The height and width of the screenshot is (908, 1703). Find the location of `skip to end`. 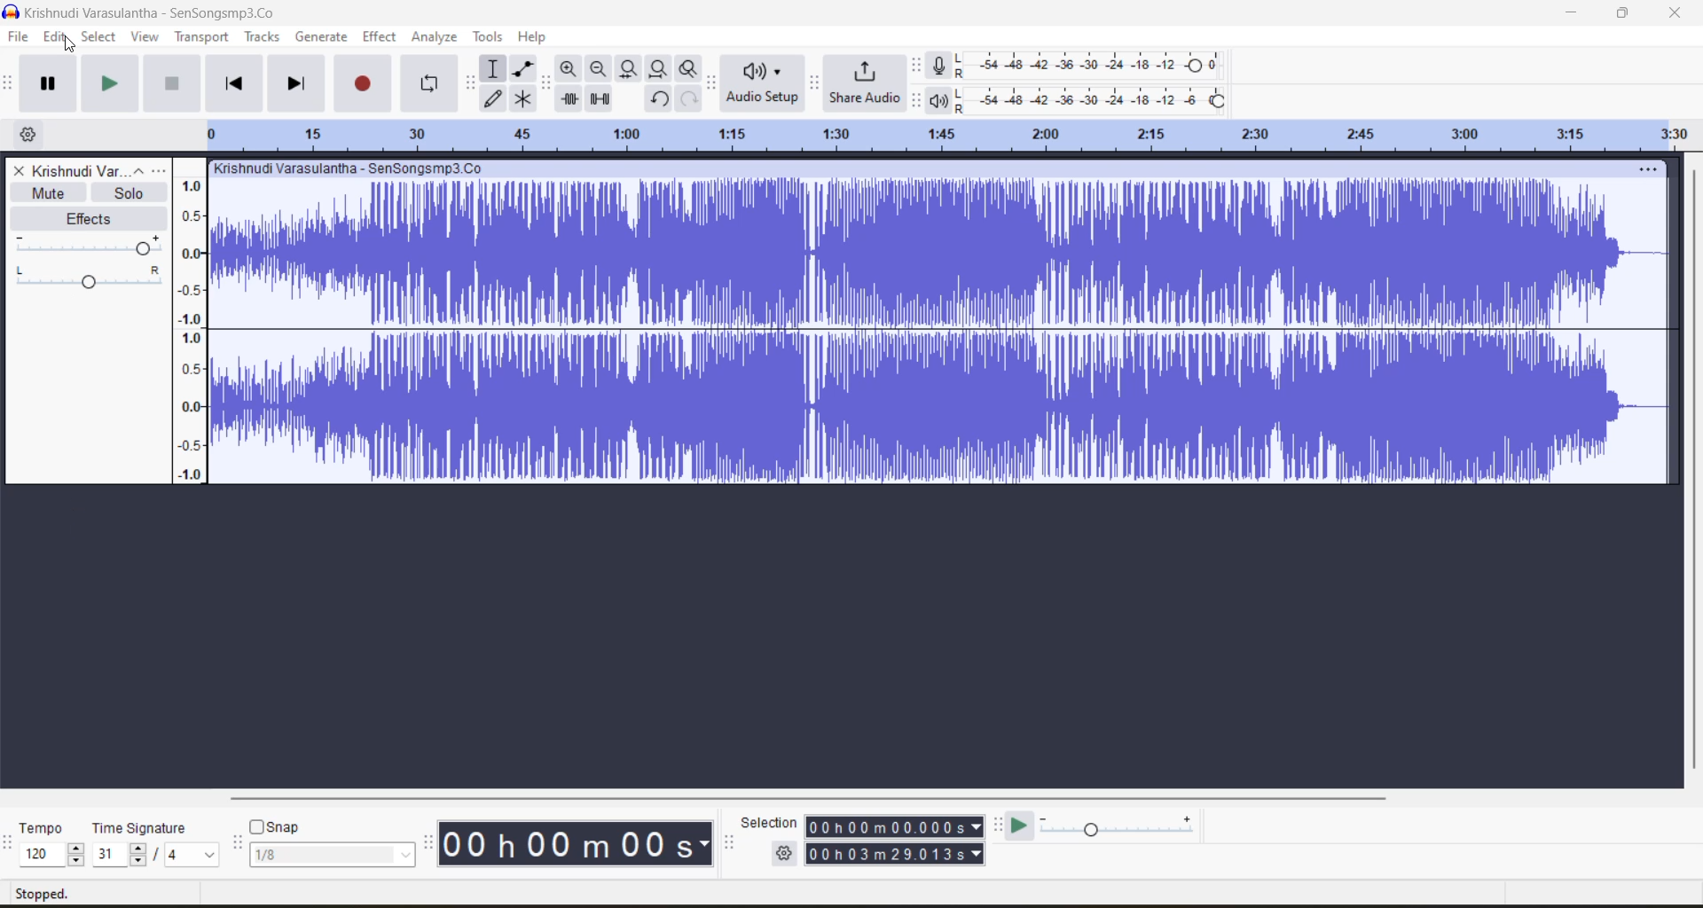

skip to end is located at coordinates (295, 81).